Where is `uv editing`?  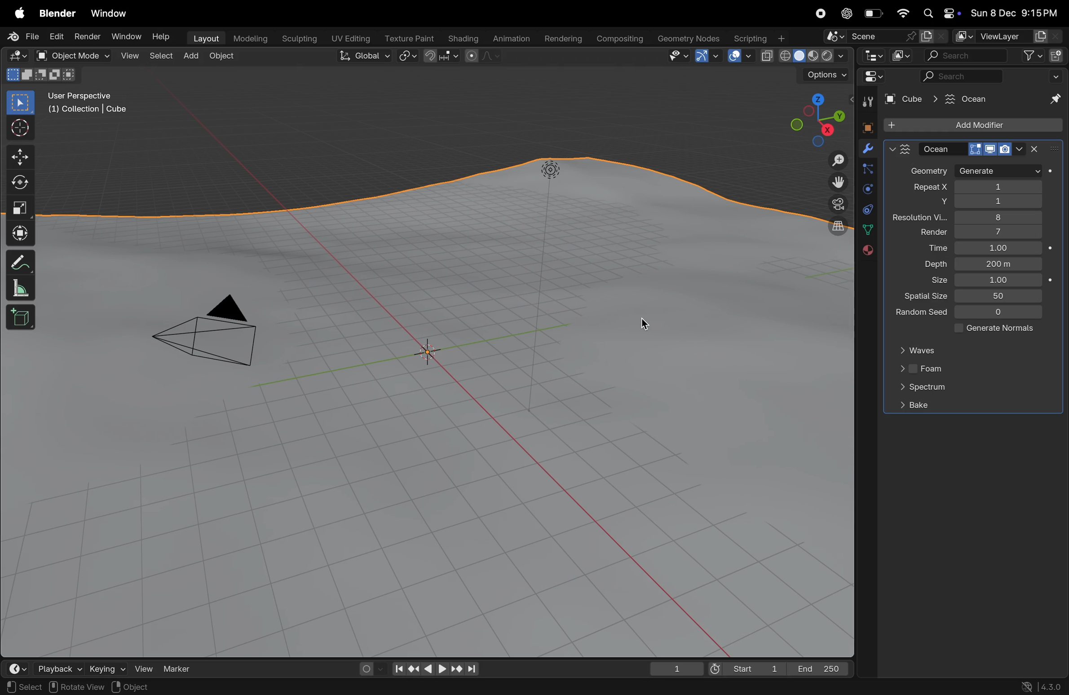
uv editing is located at coordinates (352, 37).